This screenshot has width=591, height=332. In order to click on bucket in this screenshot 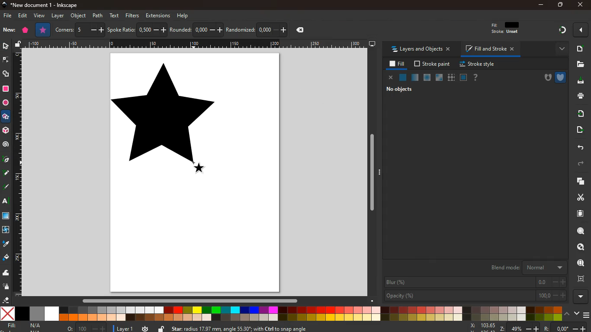, I will do `click(6, 258)`.